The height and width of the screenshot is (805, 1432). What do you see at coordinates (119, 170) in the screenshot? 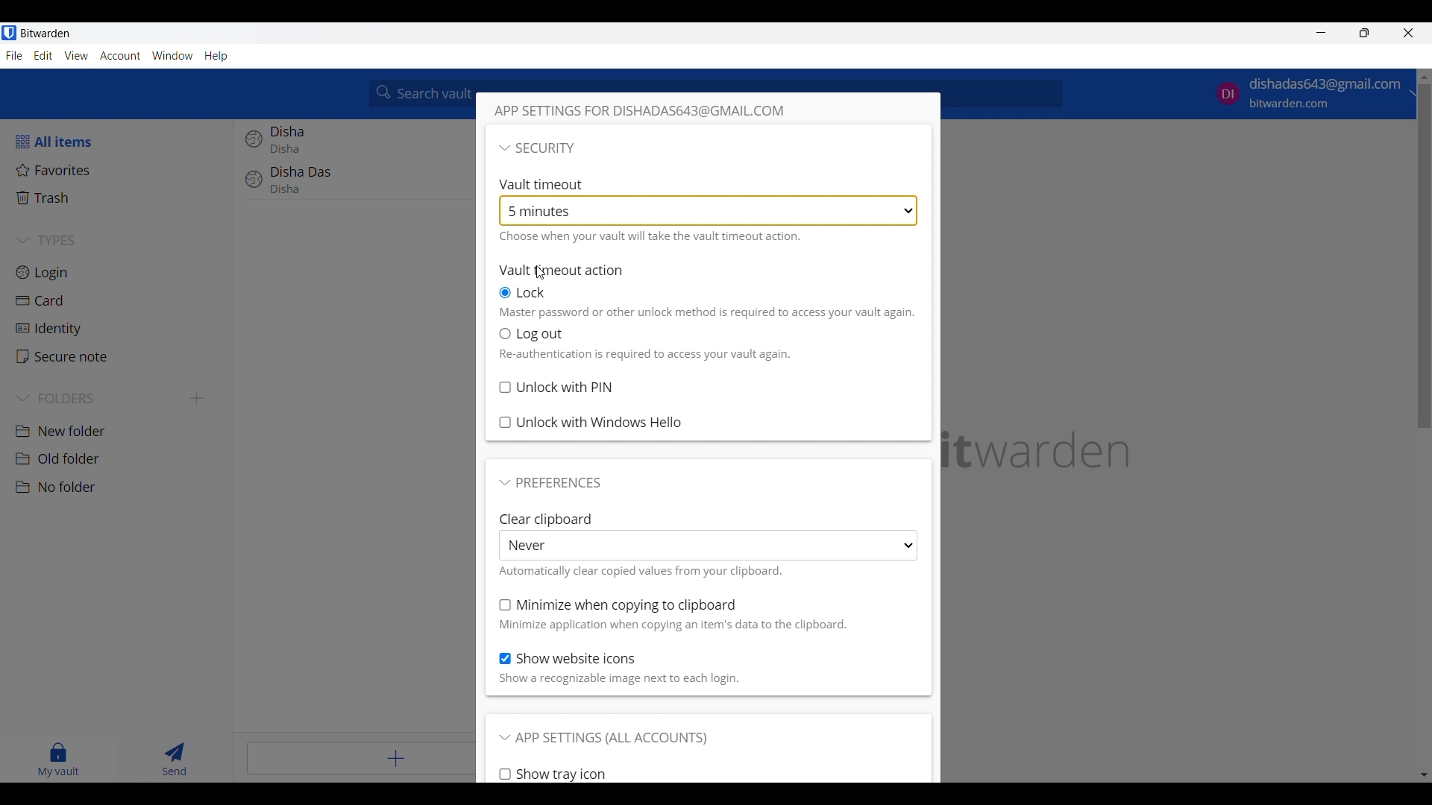
I see `Favorites` at bounding box center [119, 170].